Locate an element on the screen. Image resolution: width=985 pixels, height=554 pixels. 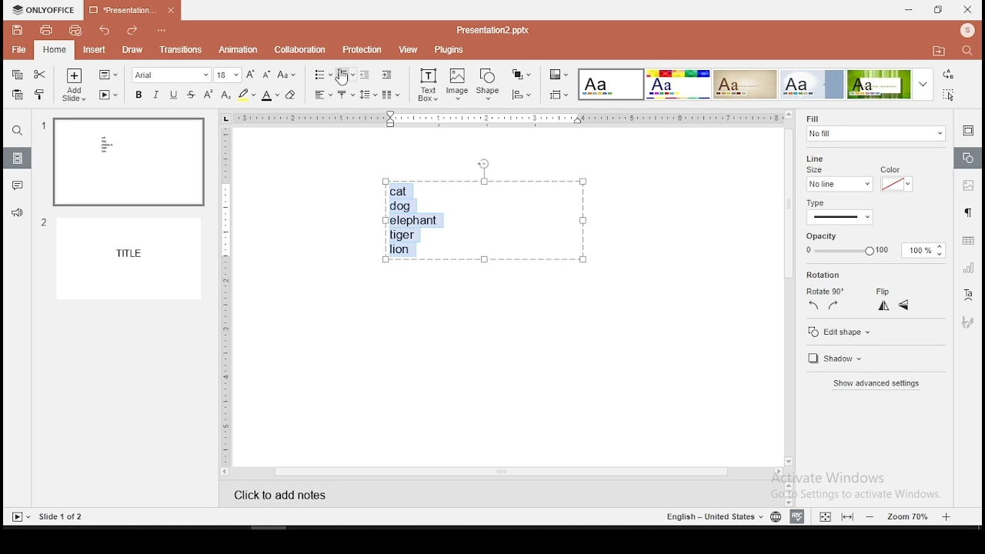
theme  is located at coordinates (612, 85).